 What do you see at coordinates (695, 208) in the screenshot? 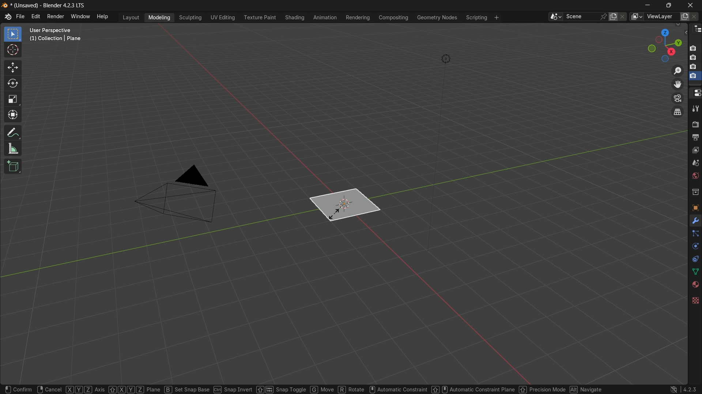
I see `object` at bounding box center [695, 208].